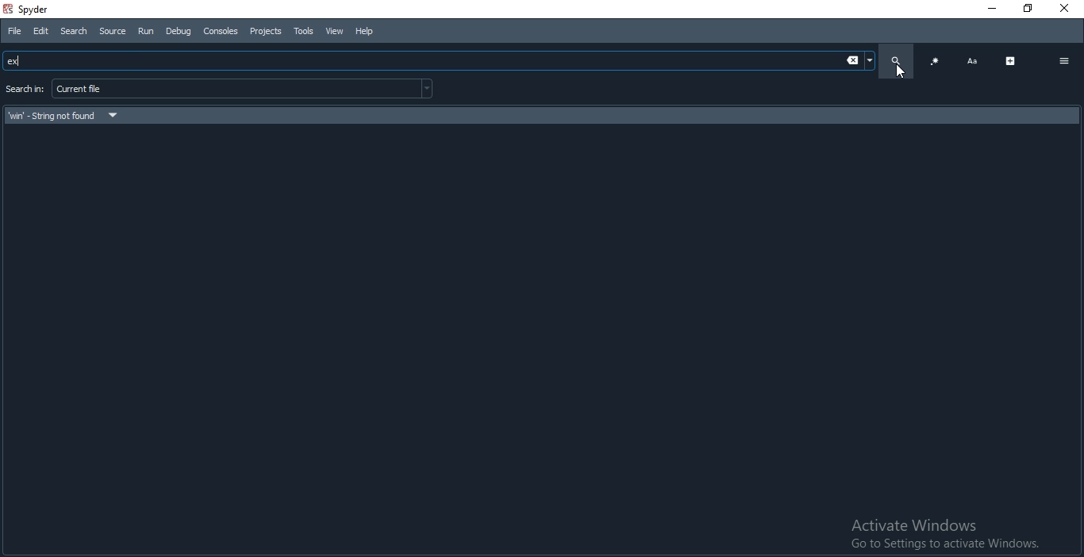 This screenshot has height=557, width=1084. What do you see at coordinates (1010, 60) in the screenshot?
I see `expand` at bounding box center [1010, 60].